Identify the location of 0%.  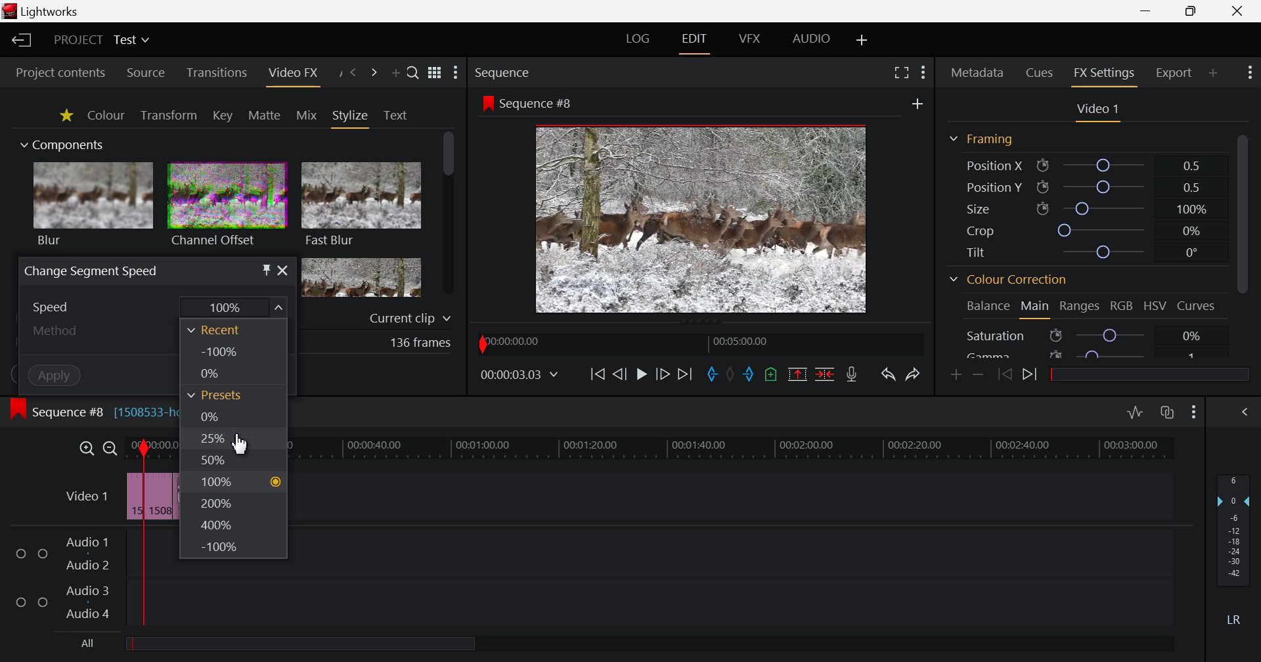
(236, 420).